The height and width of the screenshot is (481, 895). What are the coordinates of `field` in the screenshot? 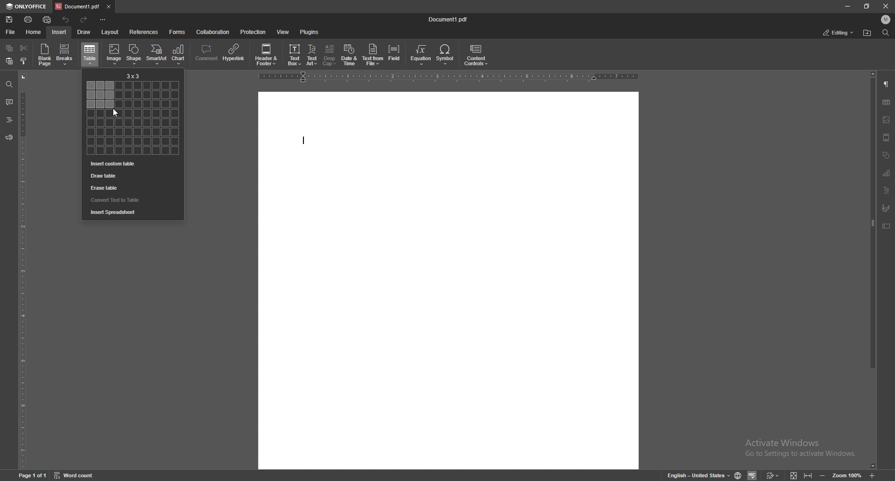 It's located at (395, 55).